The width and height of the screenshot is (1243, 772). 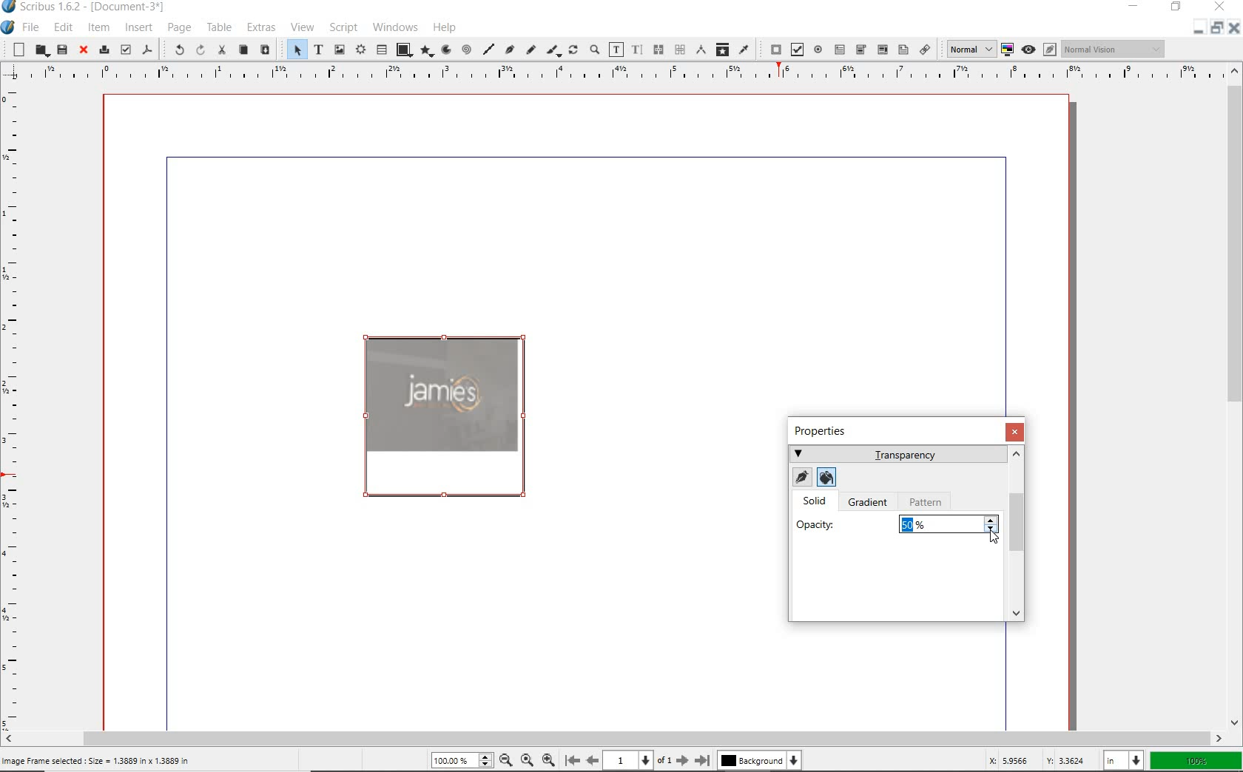 What do you see at coordinates (1040, 49) in the screenshot?
I see `preview mode` at bounding box center [1040, 49].